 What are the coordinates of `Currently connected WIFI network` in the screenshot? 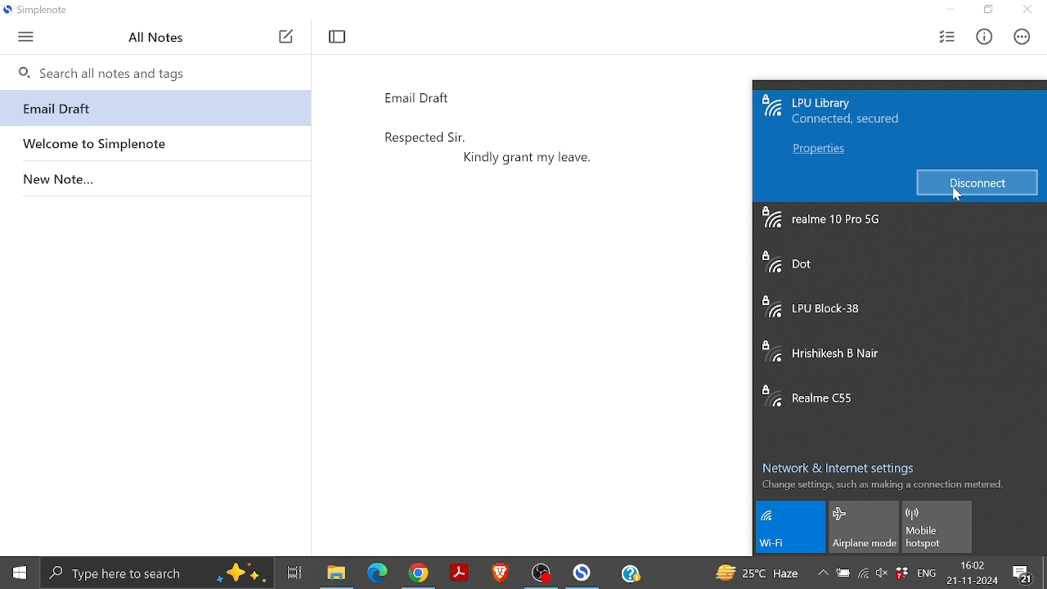 It's located at (852, 114).